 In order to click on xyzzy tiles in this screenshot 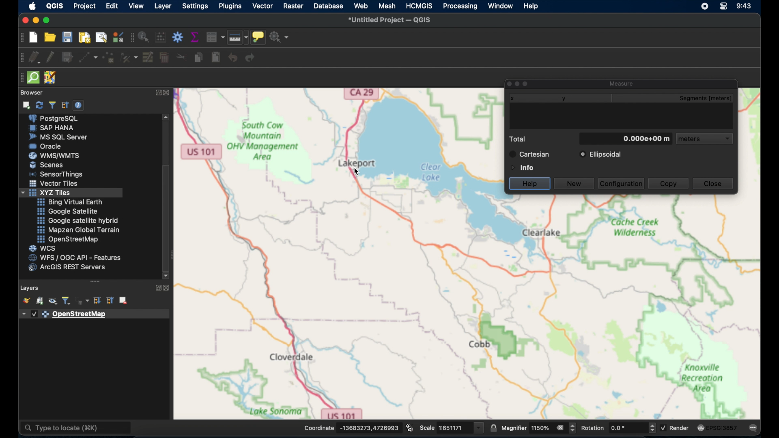, I will do `click(71, 193)`.